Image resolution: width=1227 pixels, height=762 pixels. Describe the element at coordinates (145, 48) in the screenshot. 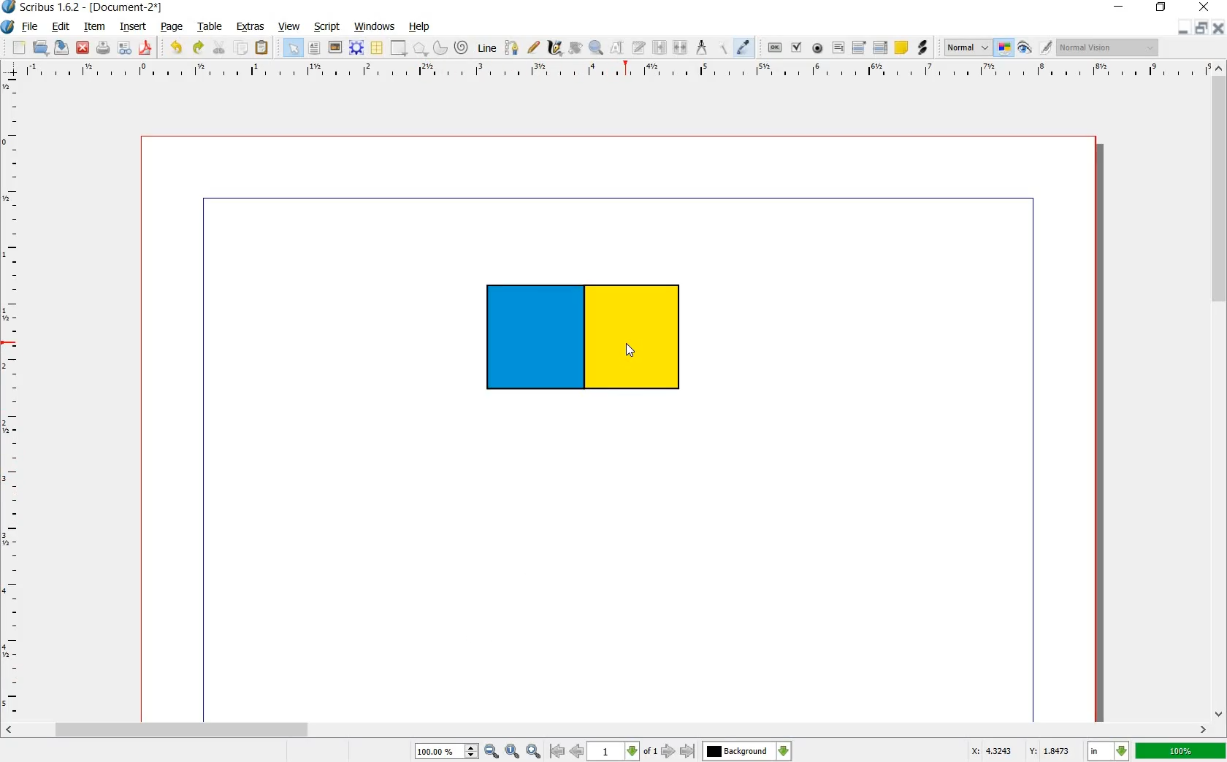

I see `save as a pdf` at that location.